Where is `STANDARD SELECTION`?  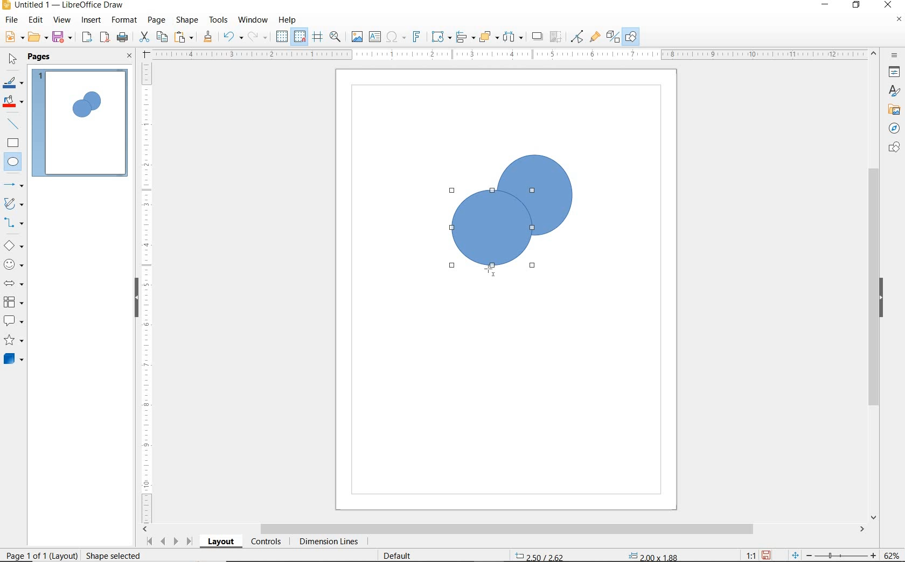 STANDARD SELECTION is located at coordinates (596, 553).